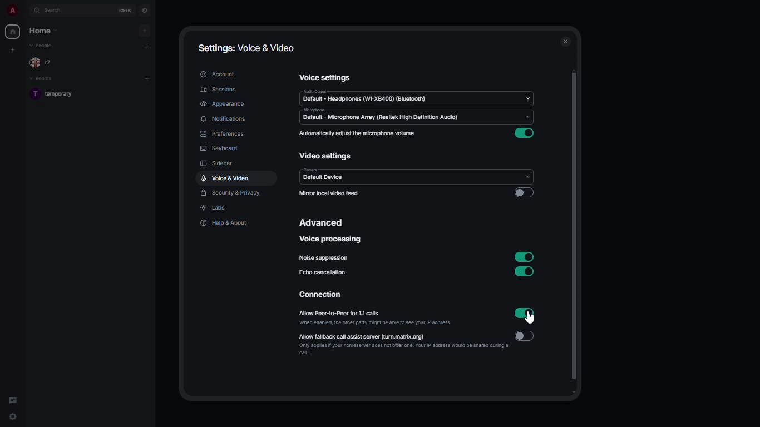 Image resolution: width=760 pixels, height=427 pixels. I want to click on allow fallback call assist server, so click(403, 345).